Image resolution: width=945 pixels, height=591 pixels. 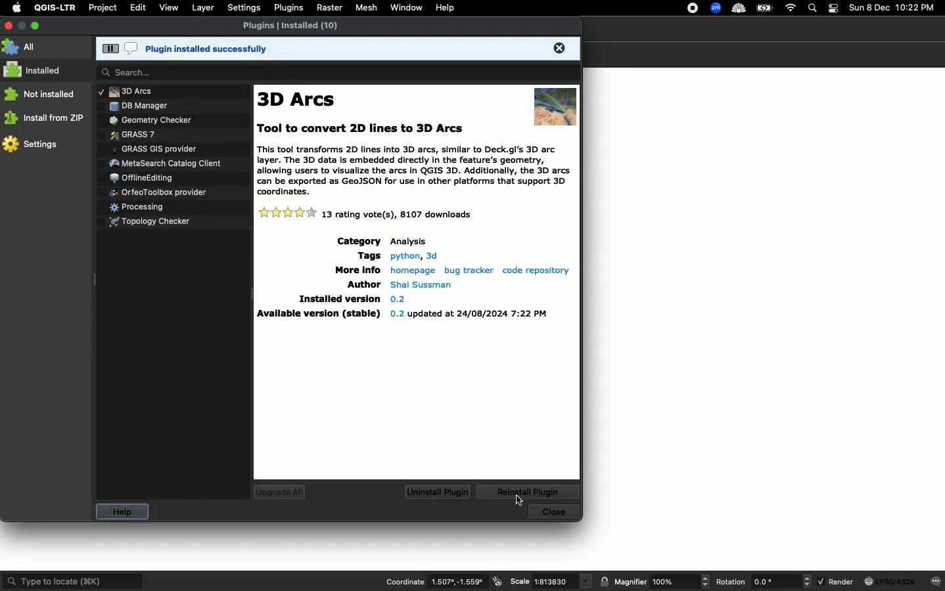 I want to click on Plugins, so click(x=160, y=162).